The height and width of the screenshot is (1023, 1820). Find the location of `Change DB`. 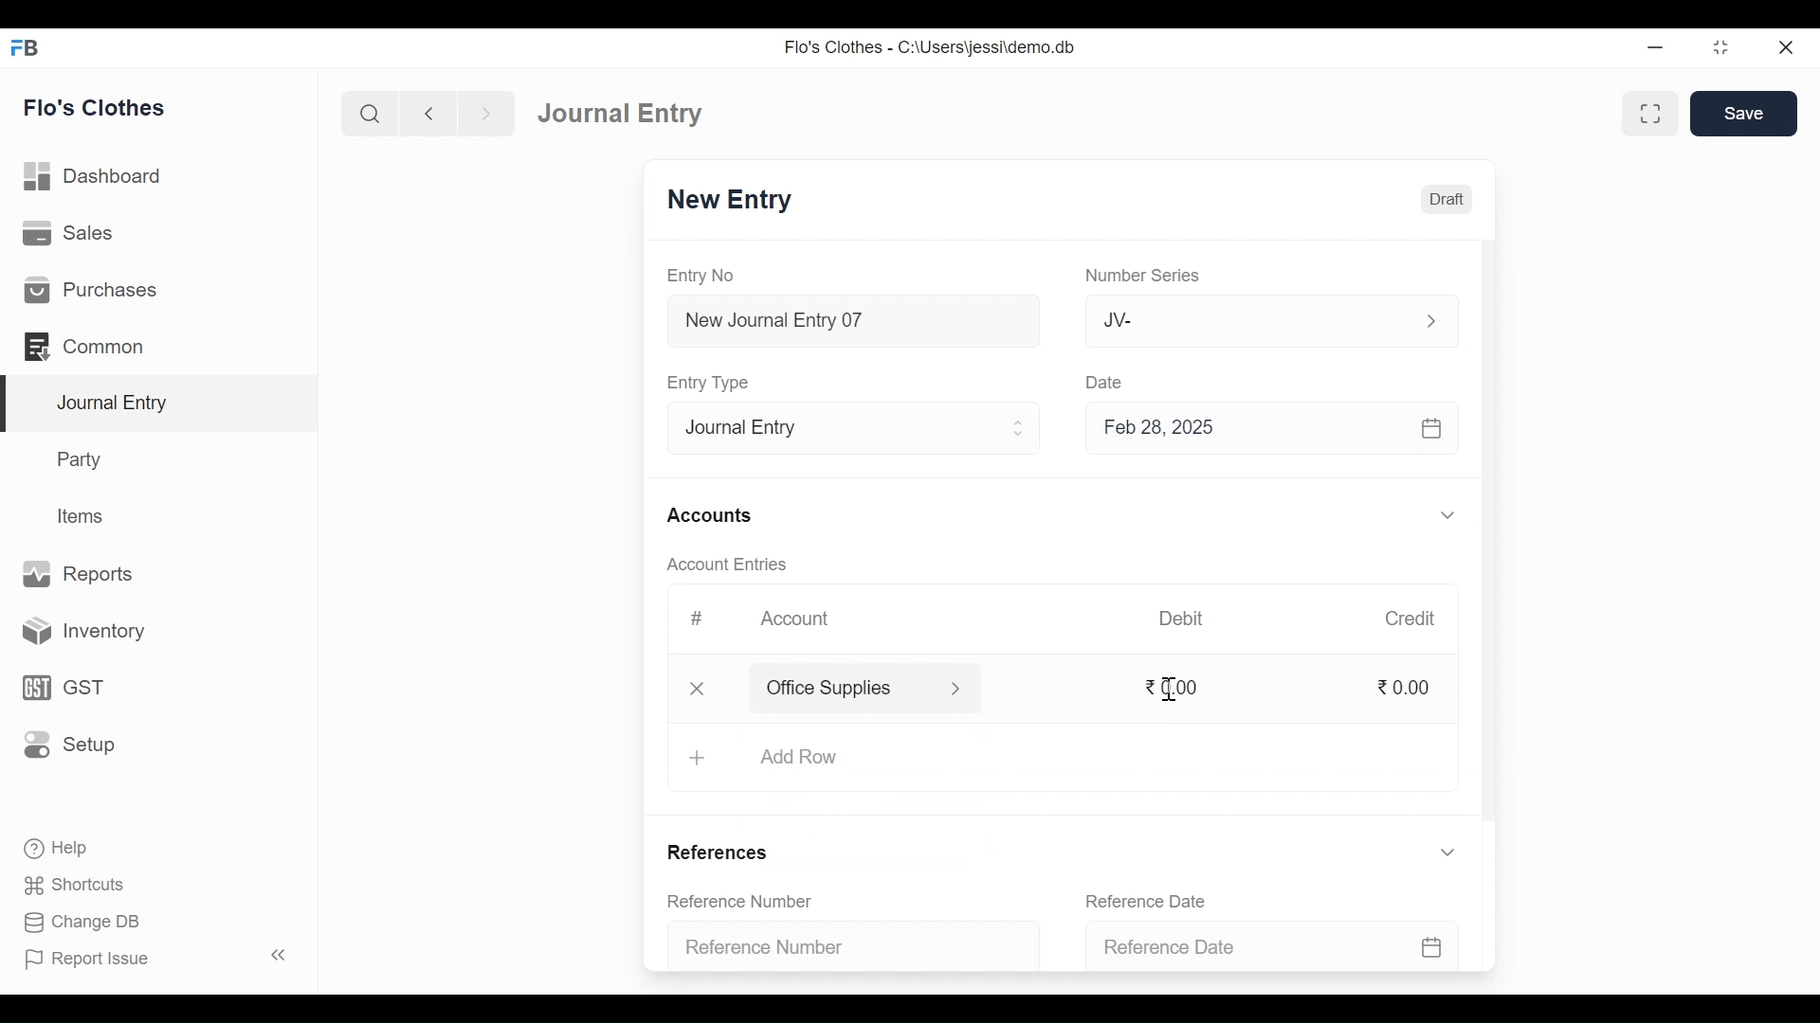

Change DB is located at coordinates (81, 920).